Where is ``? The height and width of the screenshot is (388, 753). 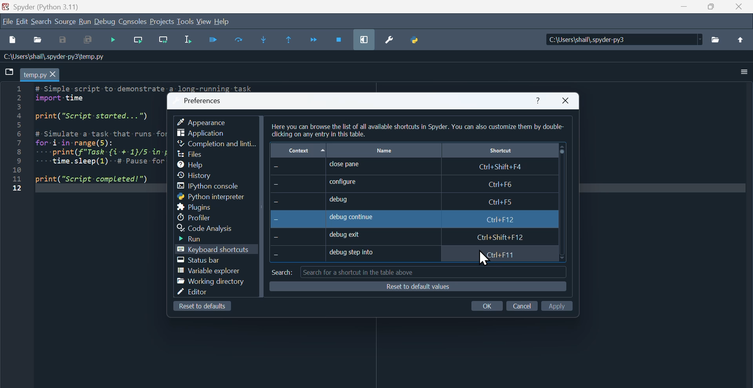  is located at coordinates (522, 305).